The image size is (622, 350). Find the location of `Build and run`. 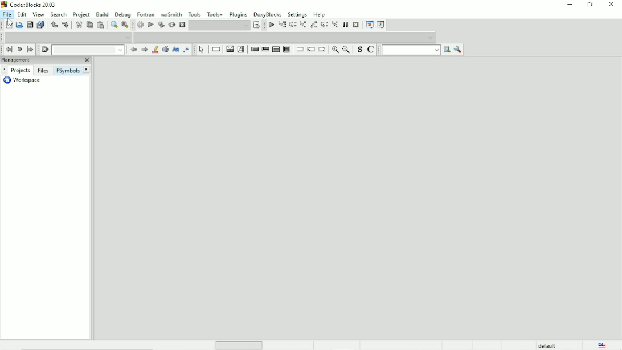

Build and run is located at coordinates (161, 25).